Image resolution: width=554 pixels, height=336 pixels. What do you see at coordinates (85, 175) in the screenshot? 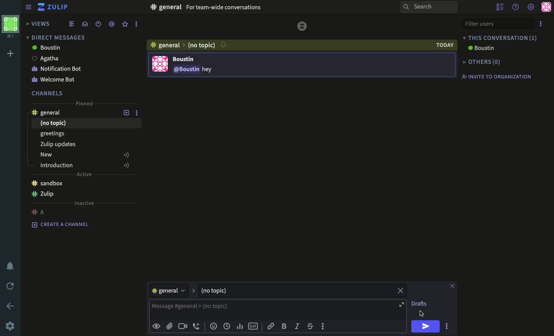
I see `Active` at bounding box center [85, 175].